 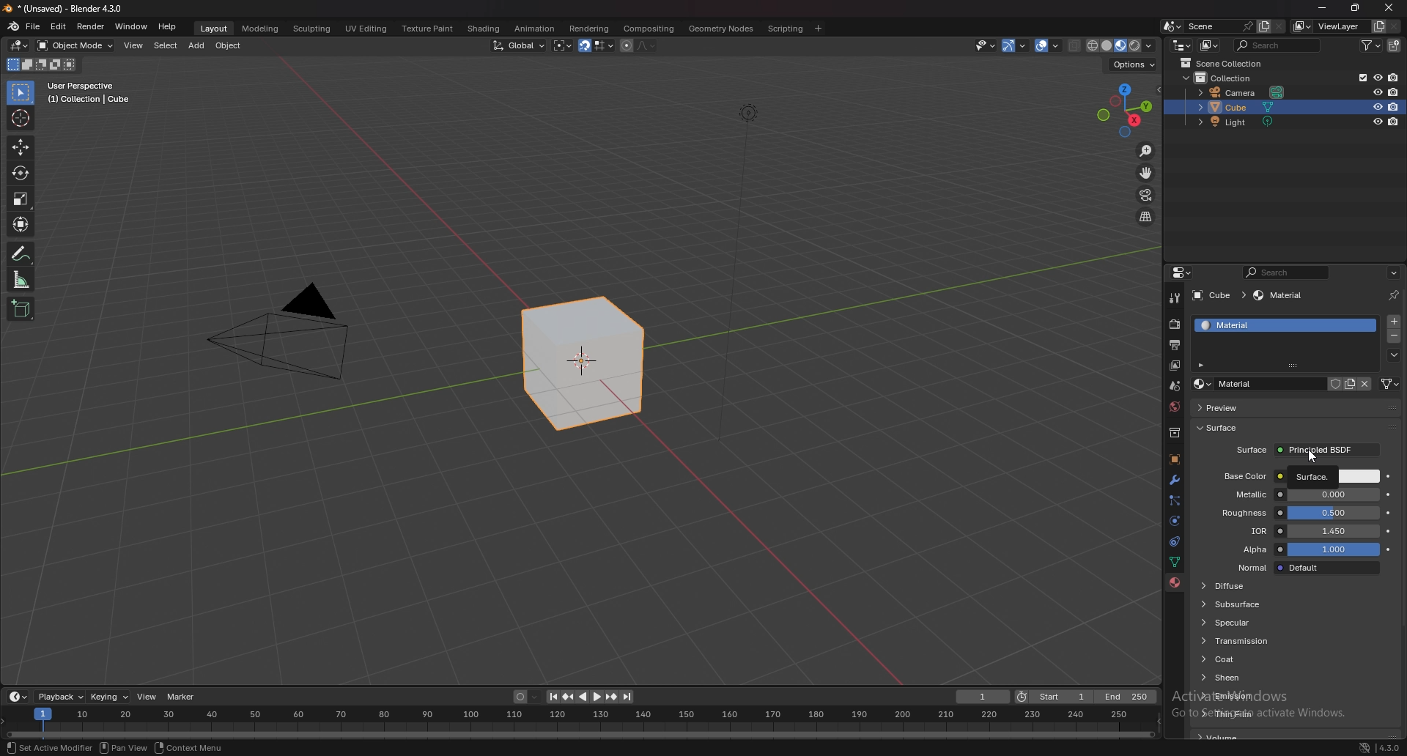 I want to click on add, so click(x=198, y=45).